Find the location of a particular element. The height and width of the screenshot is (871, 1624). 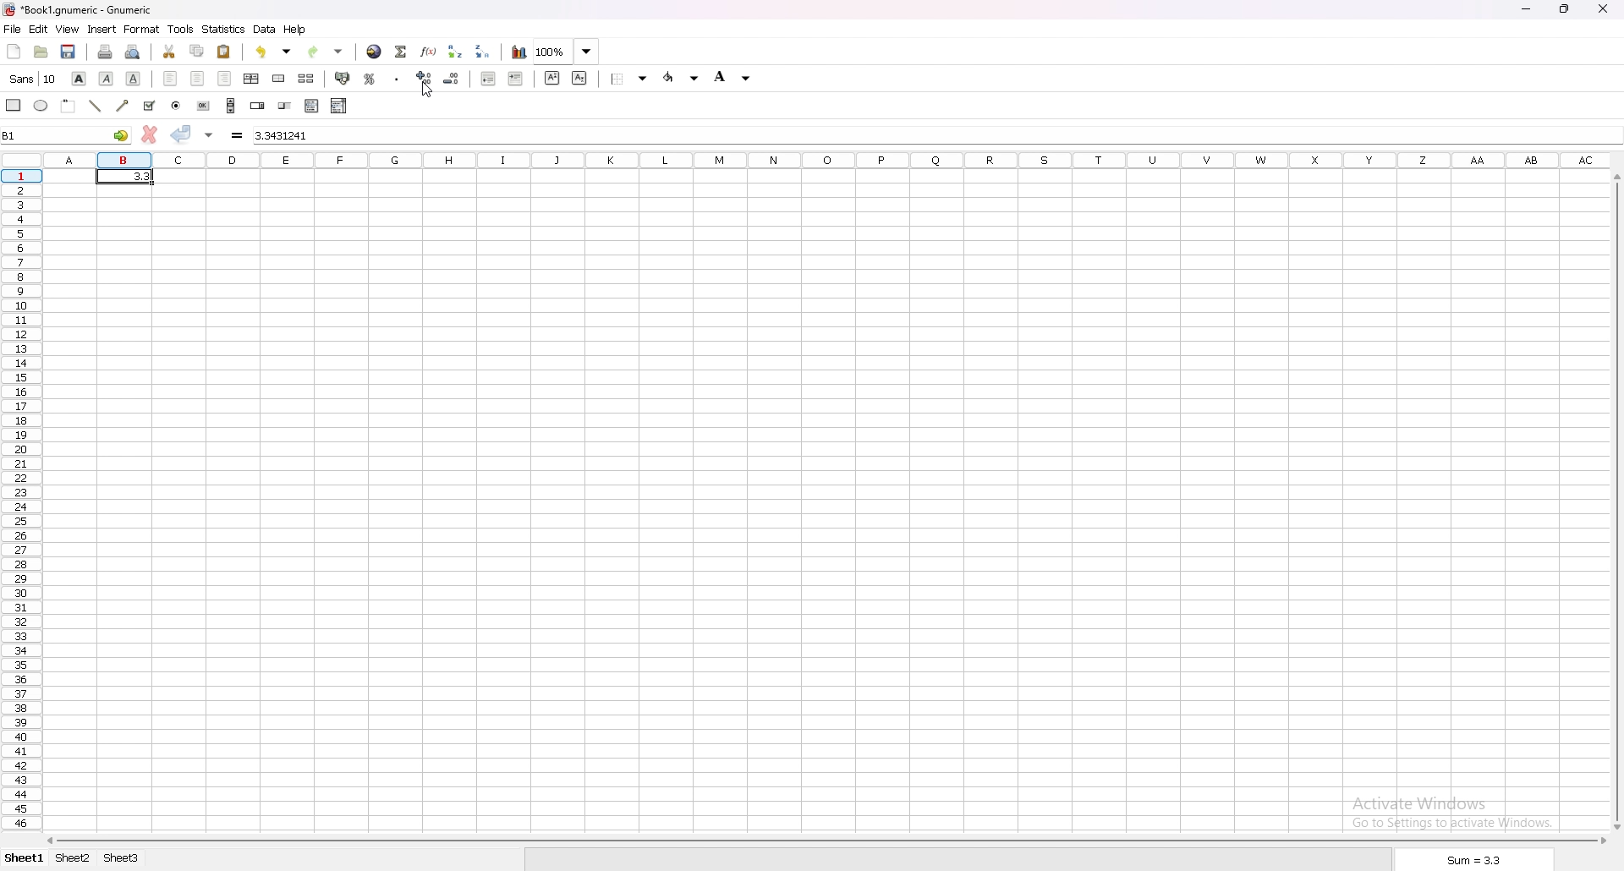

accept changes in multiple cells is located at coordinates (210, 135).